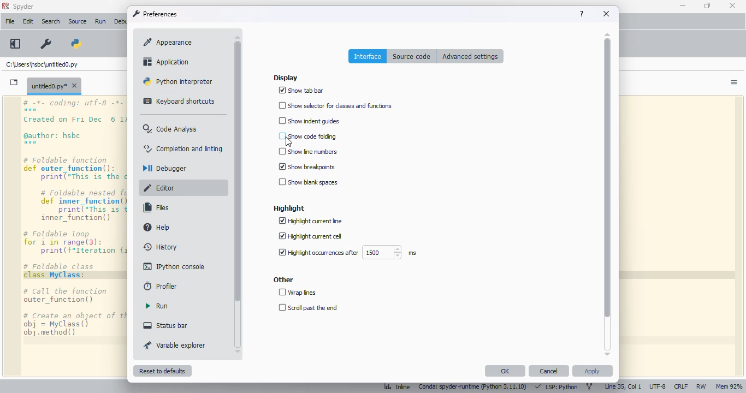 This screenshot has height=393, width=746. I want to click on RW, so click(701, 386).